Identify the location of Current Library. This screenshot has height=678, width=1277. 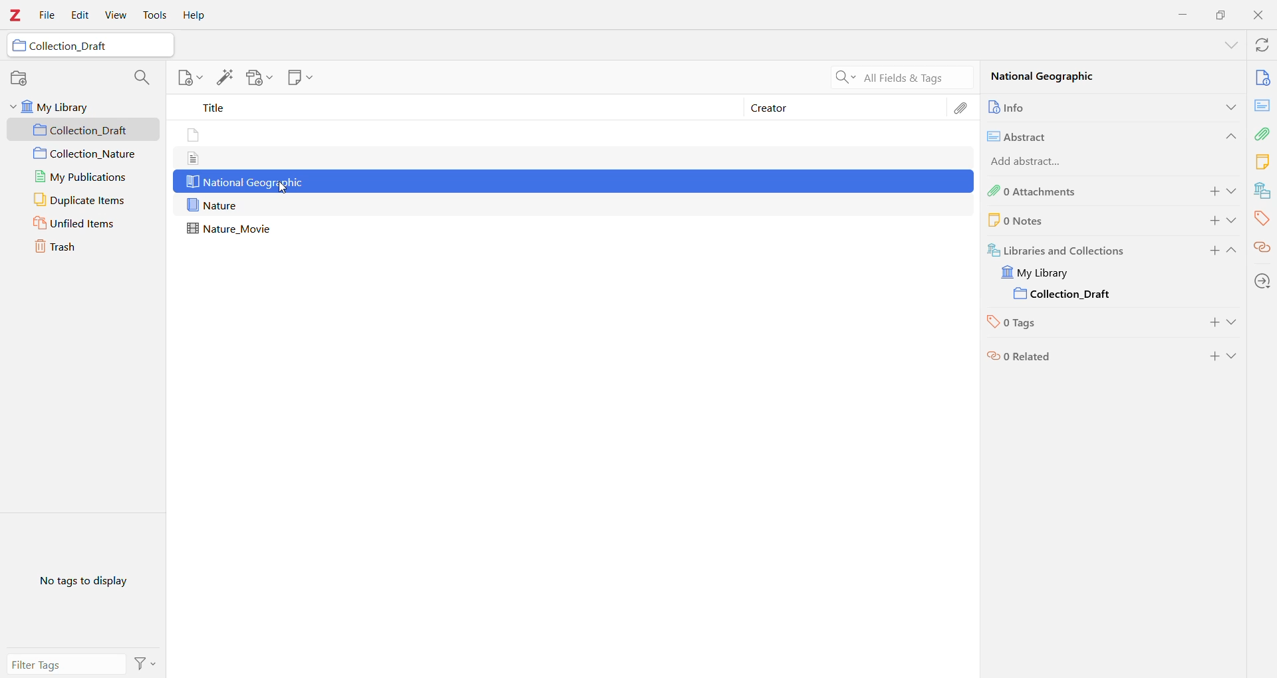
(1044, 273).